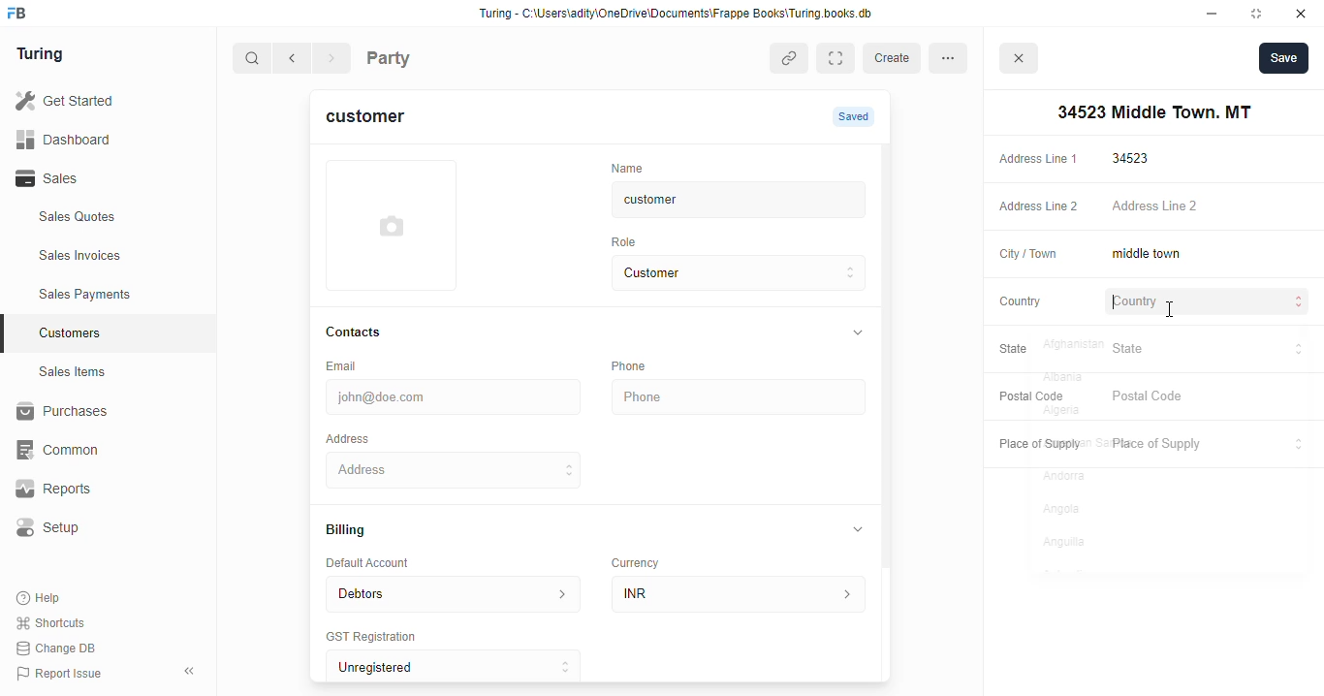 The width and height of the screenshot is (1324, 696). Describe the element at coordinates (189, 671) in the screenshot. I see `collpase` at that location.